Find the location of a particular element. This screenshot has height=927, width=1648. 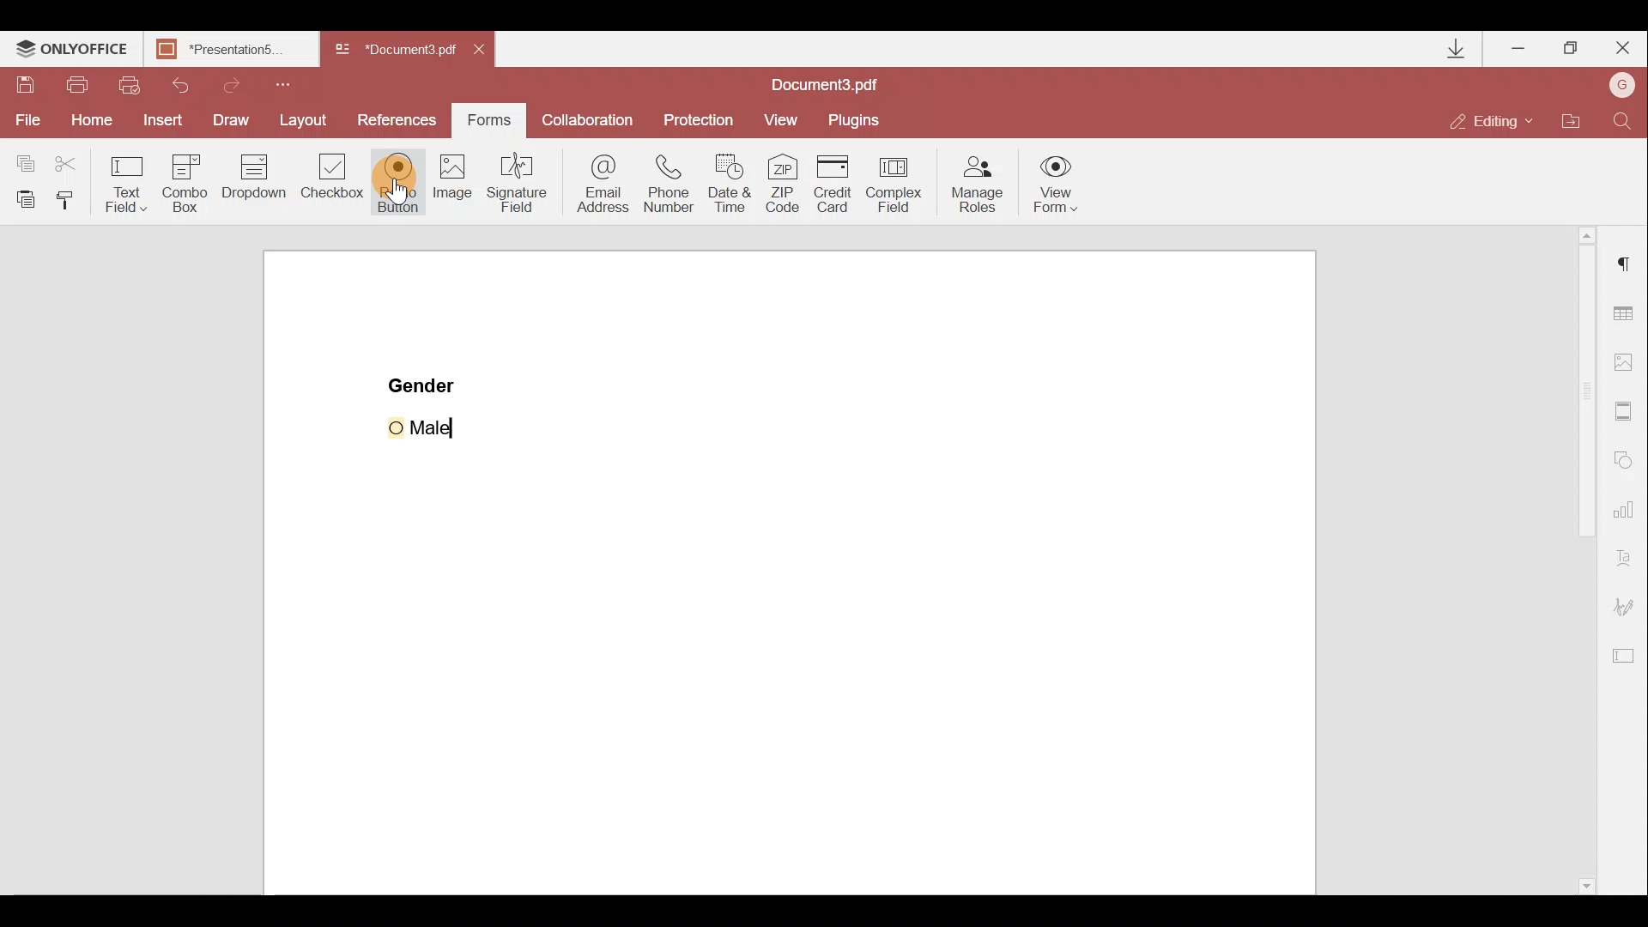

Copy style is located at coordinates (72, 198).